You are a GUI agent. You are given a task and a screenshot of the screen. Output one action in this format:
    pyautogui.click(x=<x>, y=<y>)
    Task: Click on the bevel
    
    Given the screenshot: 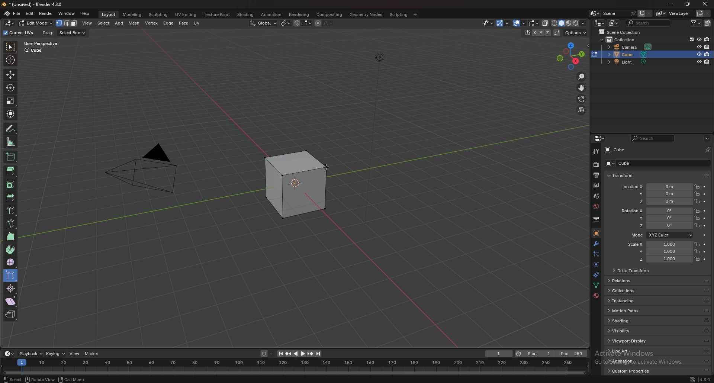 What is the action you would take?
    pyautogui.click(x=10, y=197)
    